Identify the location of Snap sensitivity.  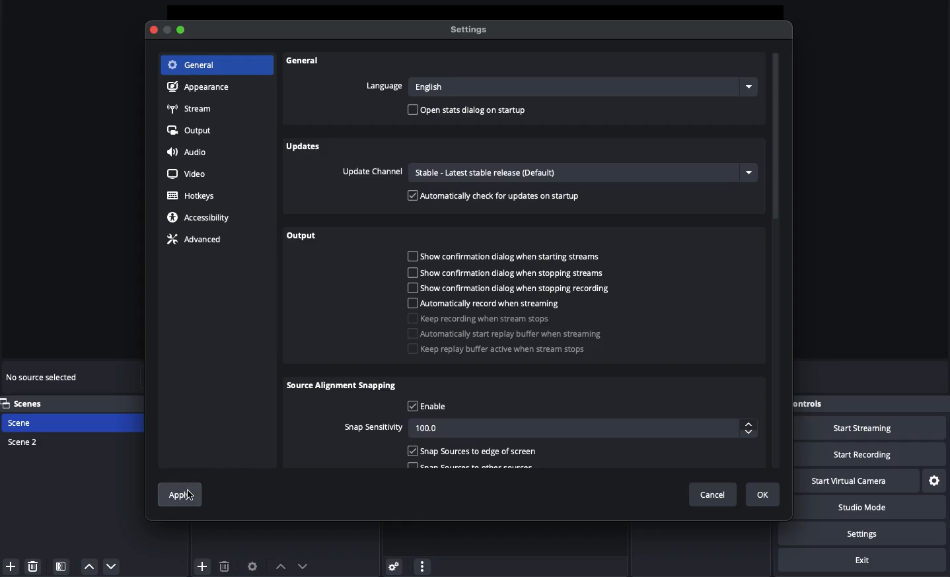
(549, 428).